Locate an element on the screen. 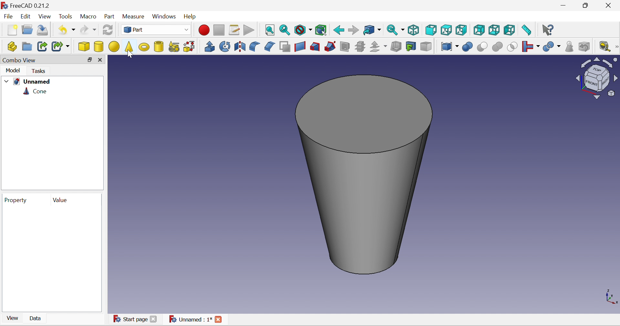 Image resolution: width=620 pixels, height=326 pixels. Cone is located at coordinates (35, 91).